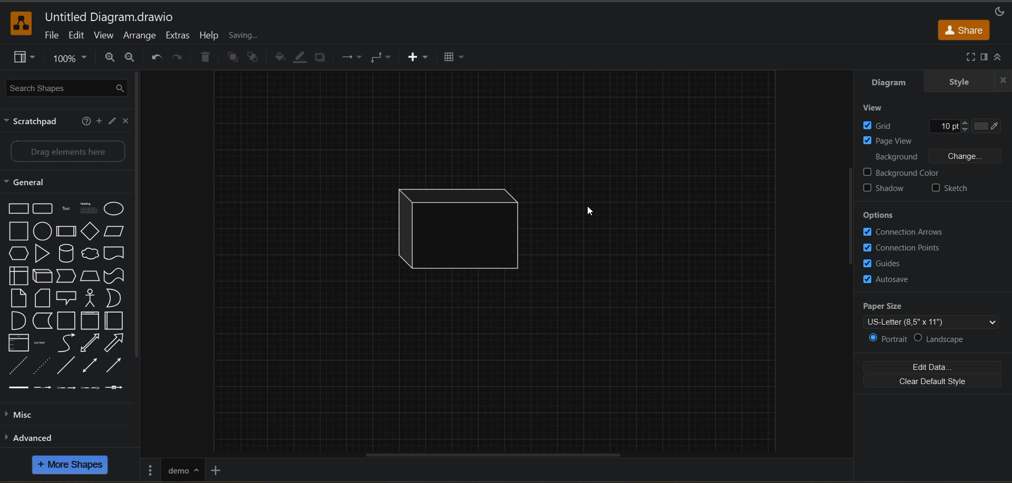 This screenshot has height=483, width=1012. Describe the element at coordinates (205, 58) in the screenshot. I see `delete` at that location.